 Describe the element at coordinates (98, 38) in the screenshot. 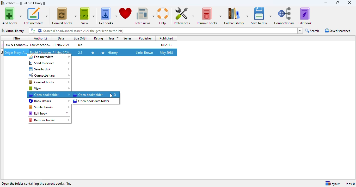

I see `rating` at that location.